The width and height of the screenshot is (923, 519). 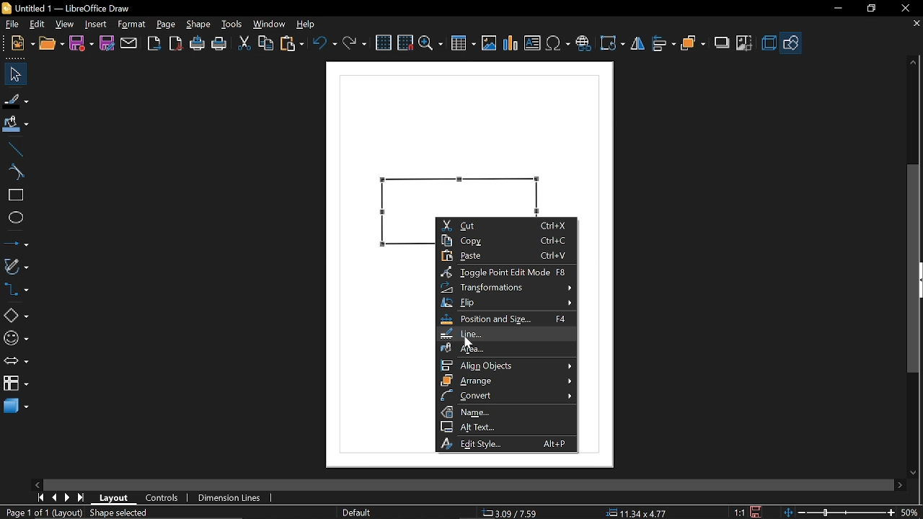 I want to click on Current diagram, so click(x=472, y=136).